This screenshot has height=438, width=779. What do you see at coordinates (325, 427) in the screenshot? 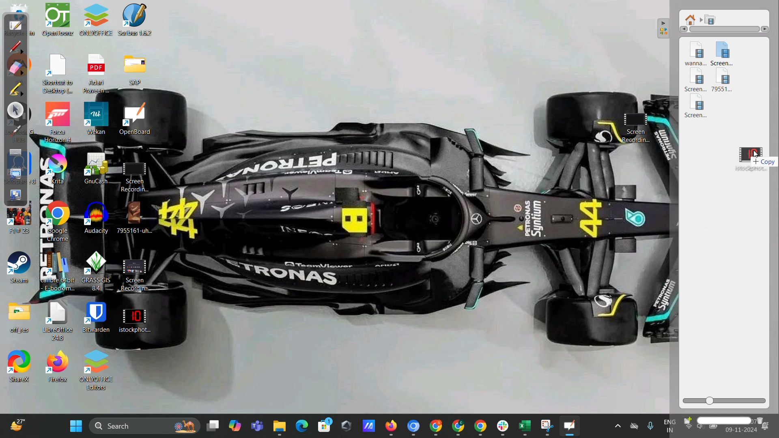
I see `microsoft store` at bounding box center [325, 427].